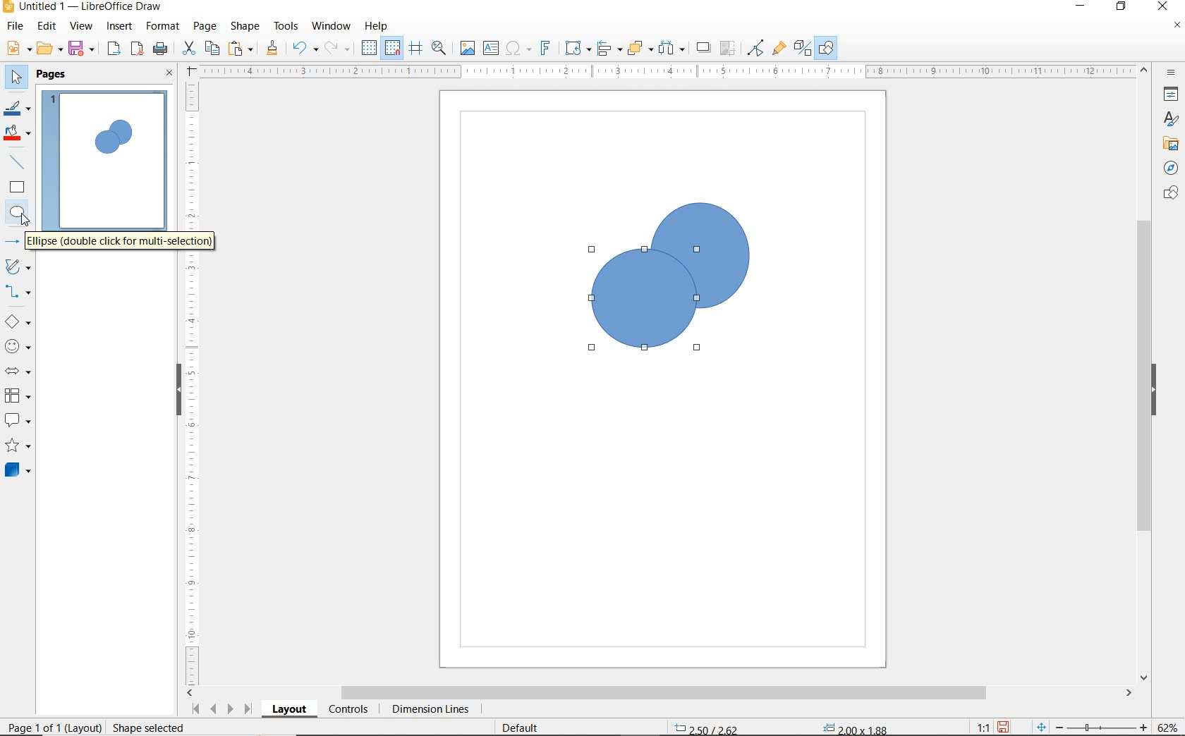 The width and height of the screenshot is (1185, 736). I want to click on CONNECTORS, so click(18, 292).